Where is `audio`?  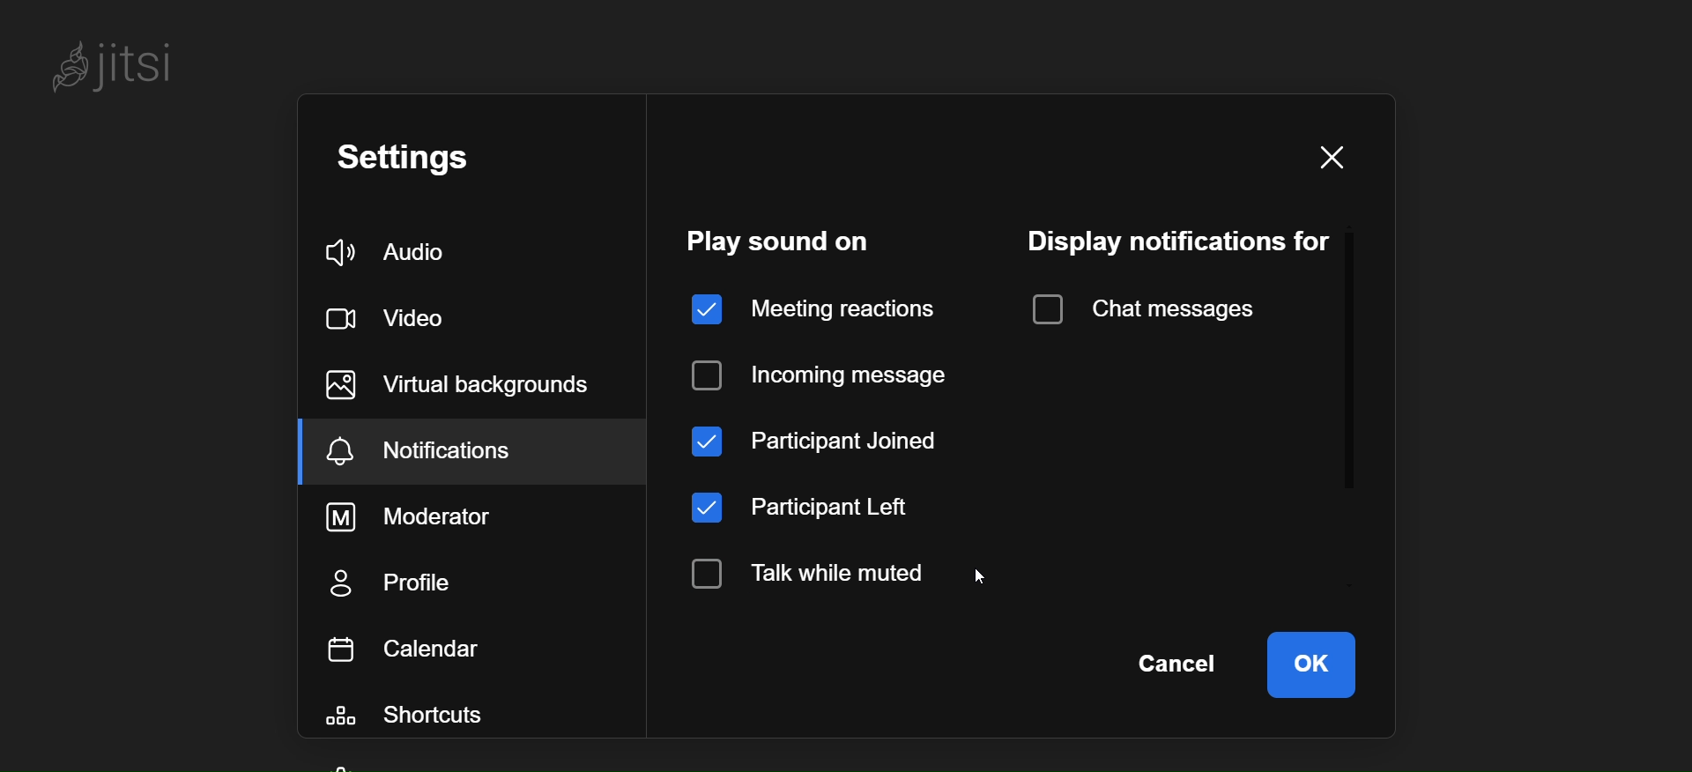 audio is located at coordinates (392, 249).